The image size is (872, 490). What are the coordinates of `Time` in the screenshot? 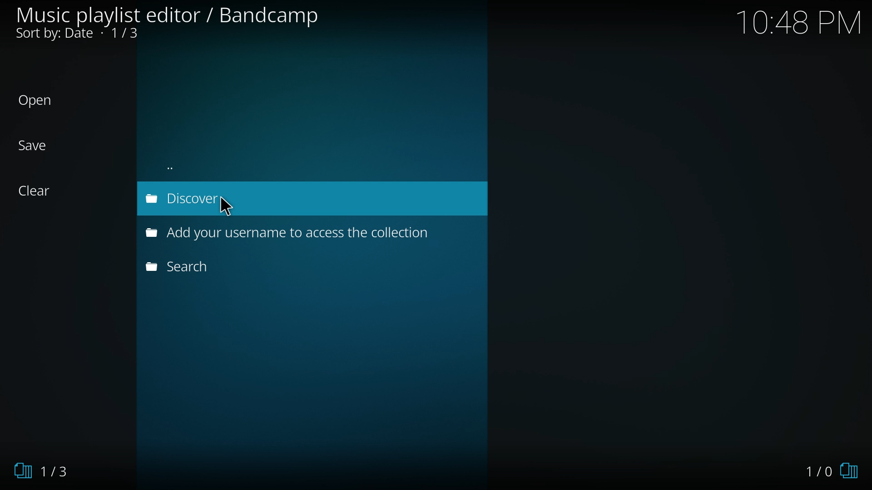 It's located at (799, 22).